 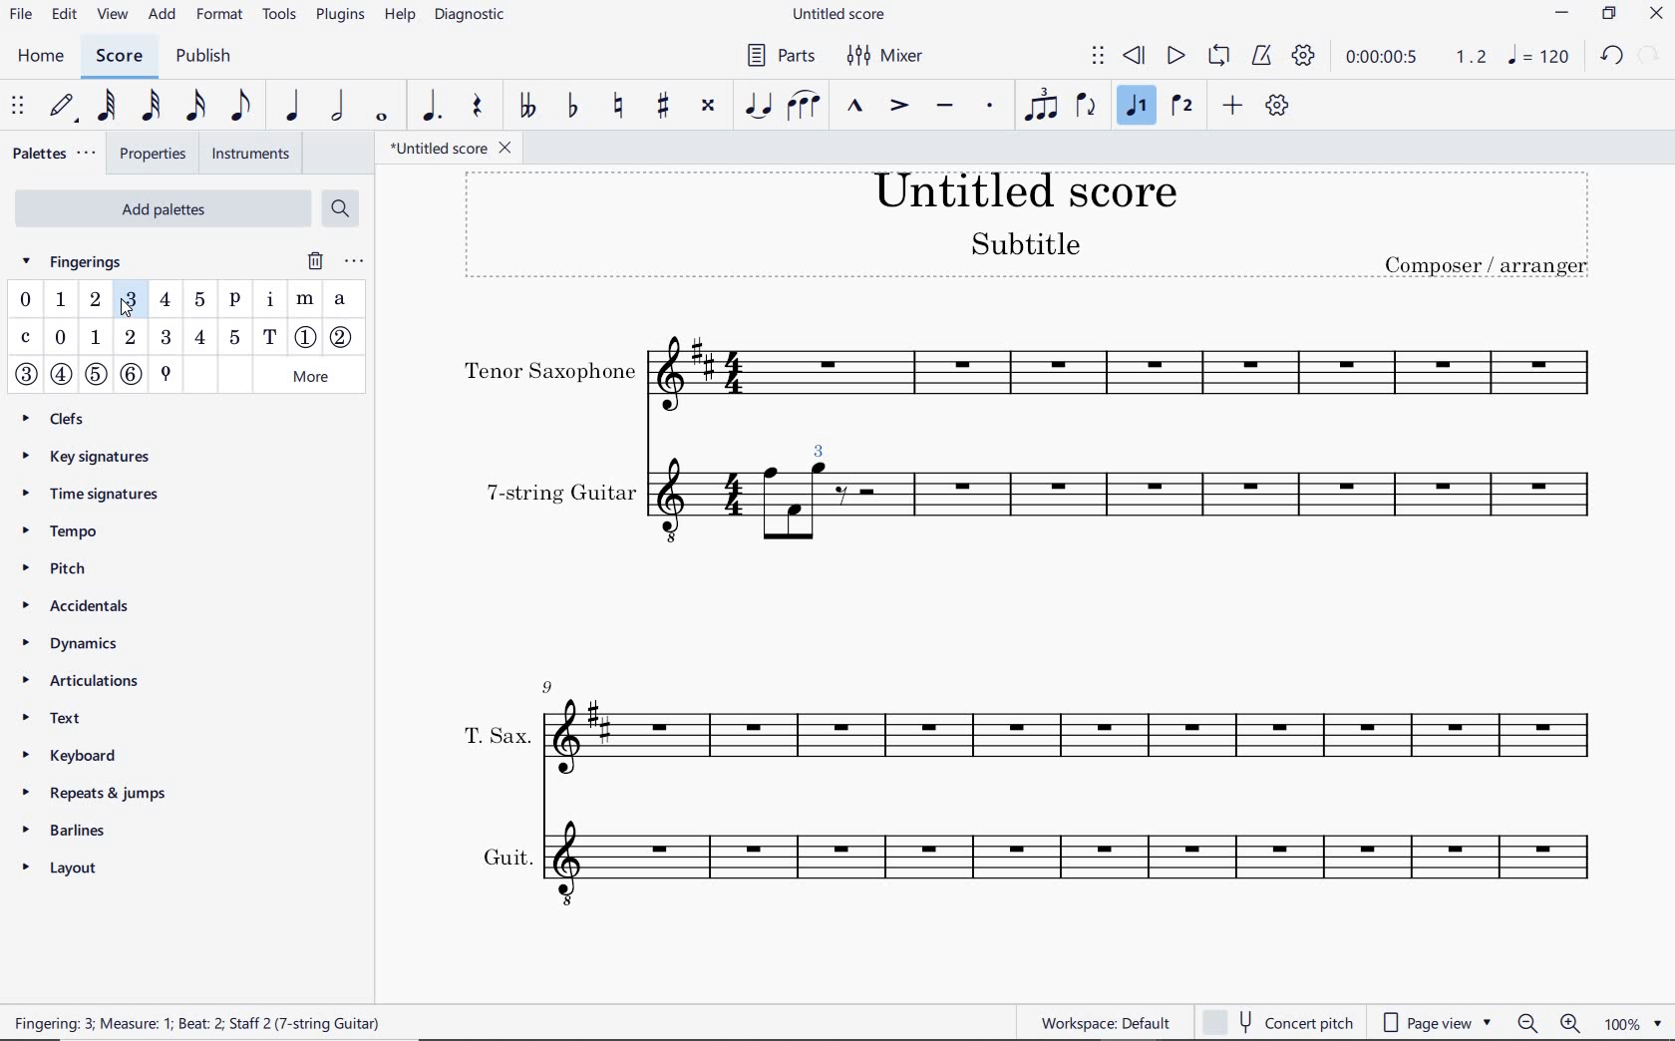 I want to click on MIXER, so click(x=883, y=55).